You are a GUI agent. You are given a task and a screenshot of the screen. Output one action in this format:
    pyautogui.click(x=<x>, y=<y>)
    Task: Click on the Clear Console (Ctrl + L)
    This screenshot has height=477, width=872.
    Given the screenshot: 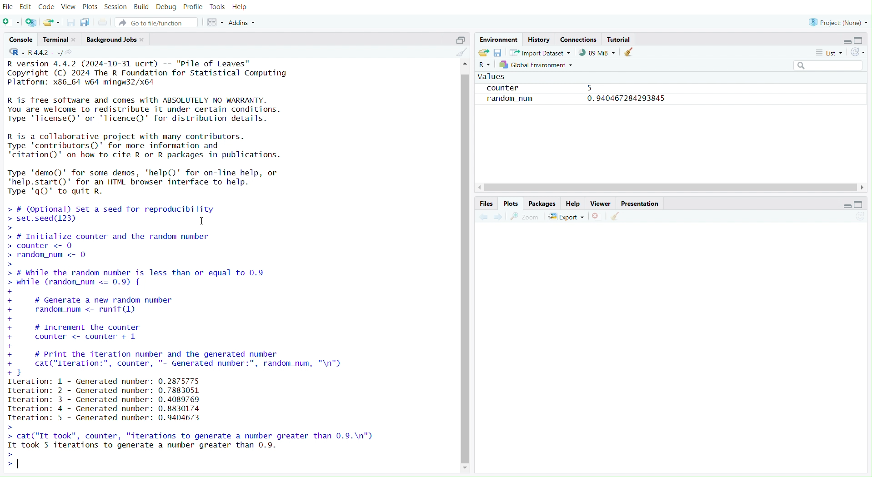 What is the action you would take?
    pyautogui.click(x=617, y=215)
    